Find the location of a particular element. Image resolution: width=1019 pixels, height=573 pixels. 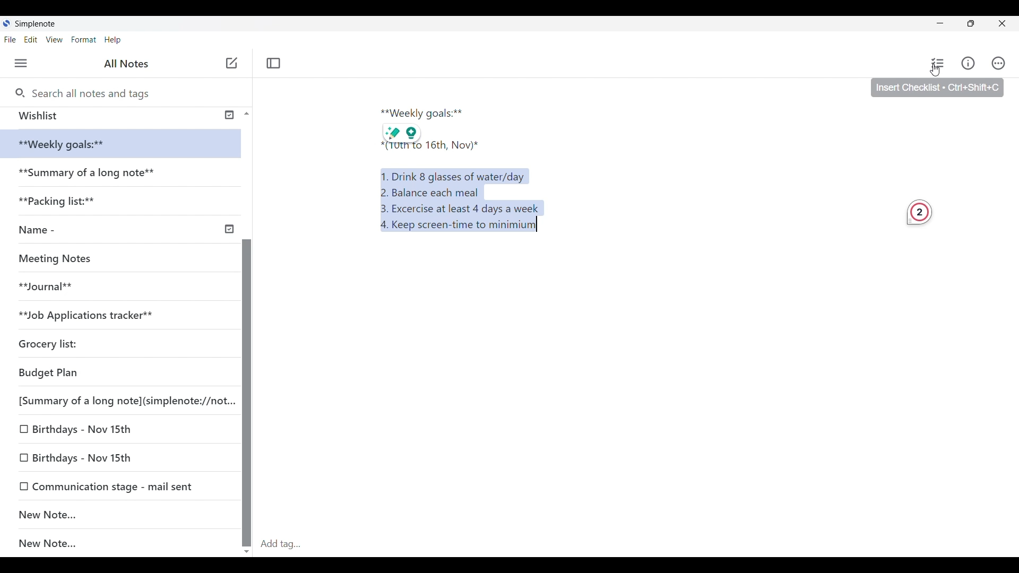

2. Balance each meal is located at coordinates (430, 192).